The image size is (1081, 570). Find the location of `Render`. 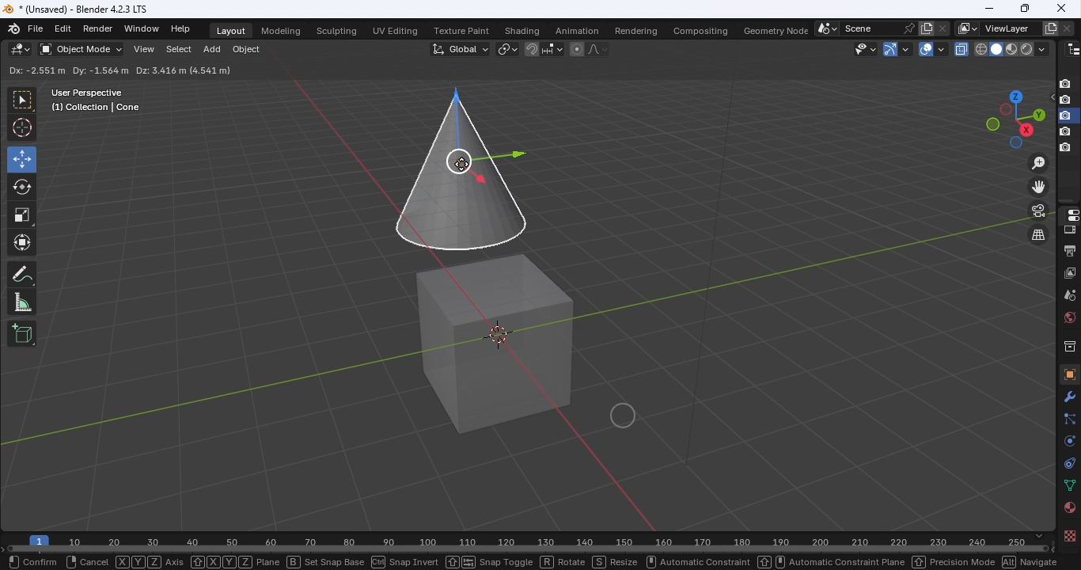

Render is located at coordinates (101, 28).